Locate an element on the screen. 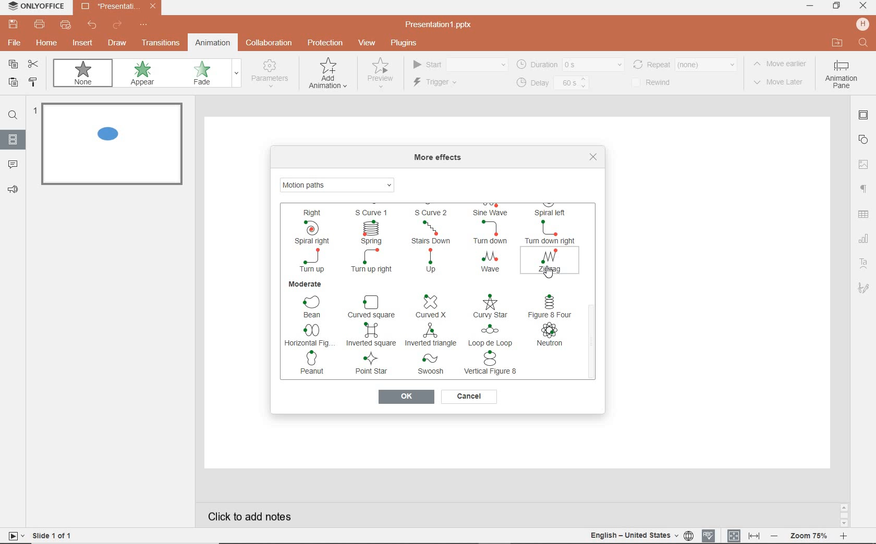 The height and width of the screenshot is (544, 876). table settings is located at coordinates (865, 215).